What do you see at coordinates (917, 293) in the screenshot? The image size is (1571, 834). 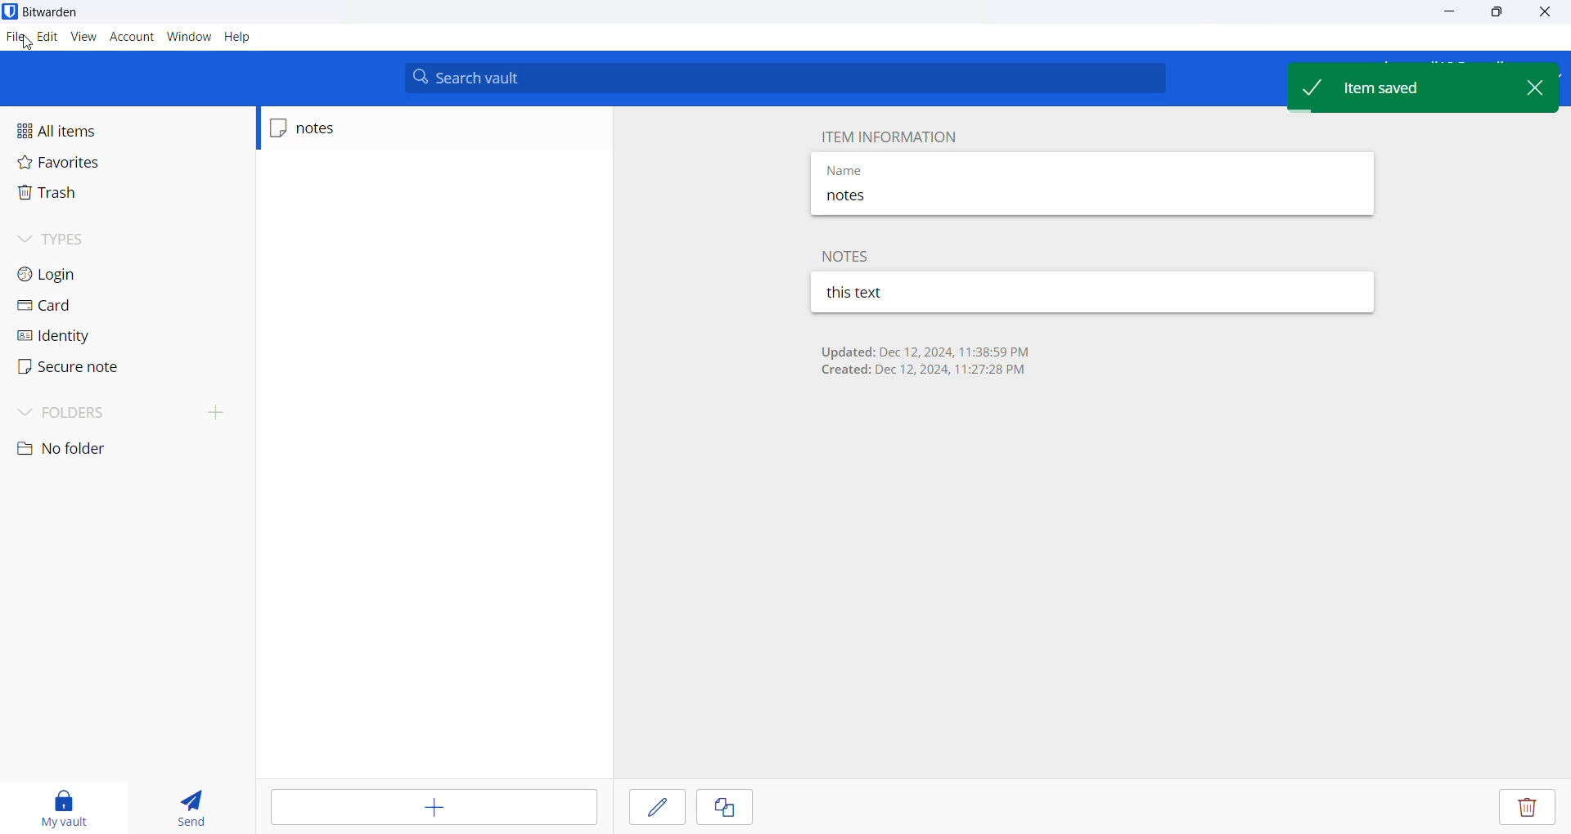 I see `this text` at bounding box center [917, 293].